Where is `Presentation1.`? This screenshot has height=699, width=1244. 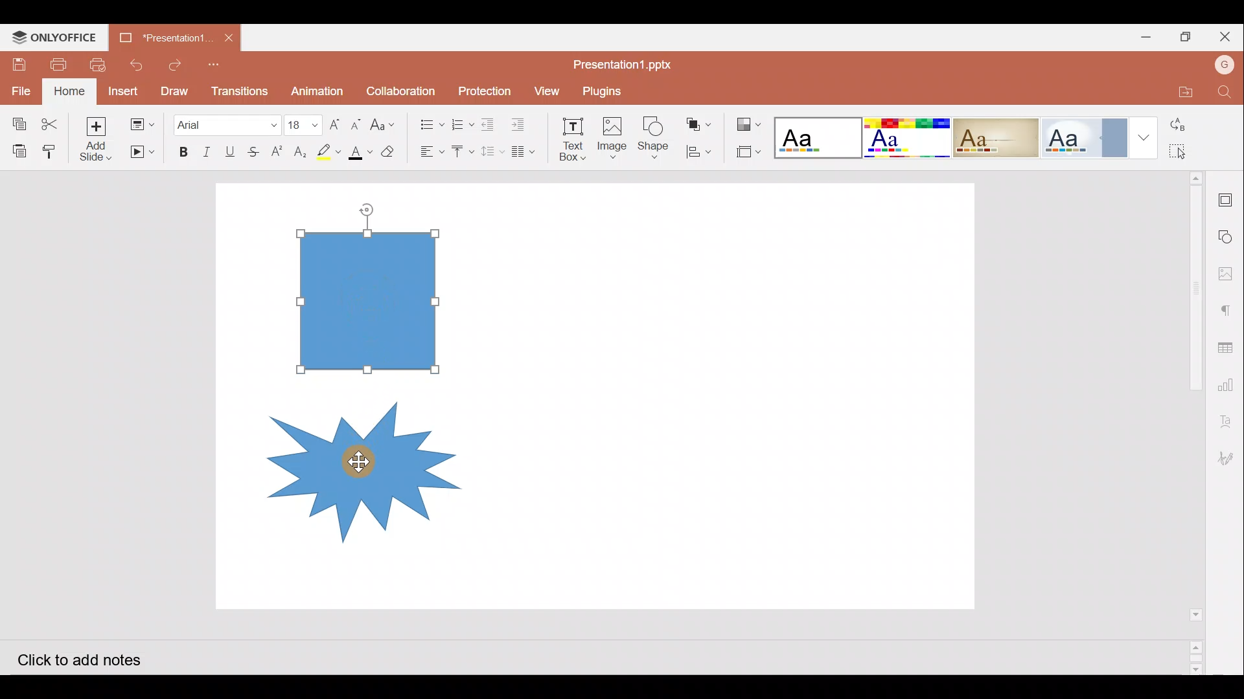 Presentation1. is located at coordinates (161, 38).